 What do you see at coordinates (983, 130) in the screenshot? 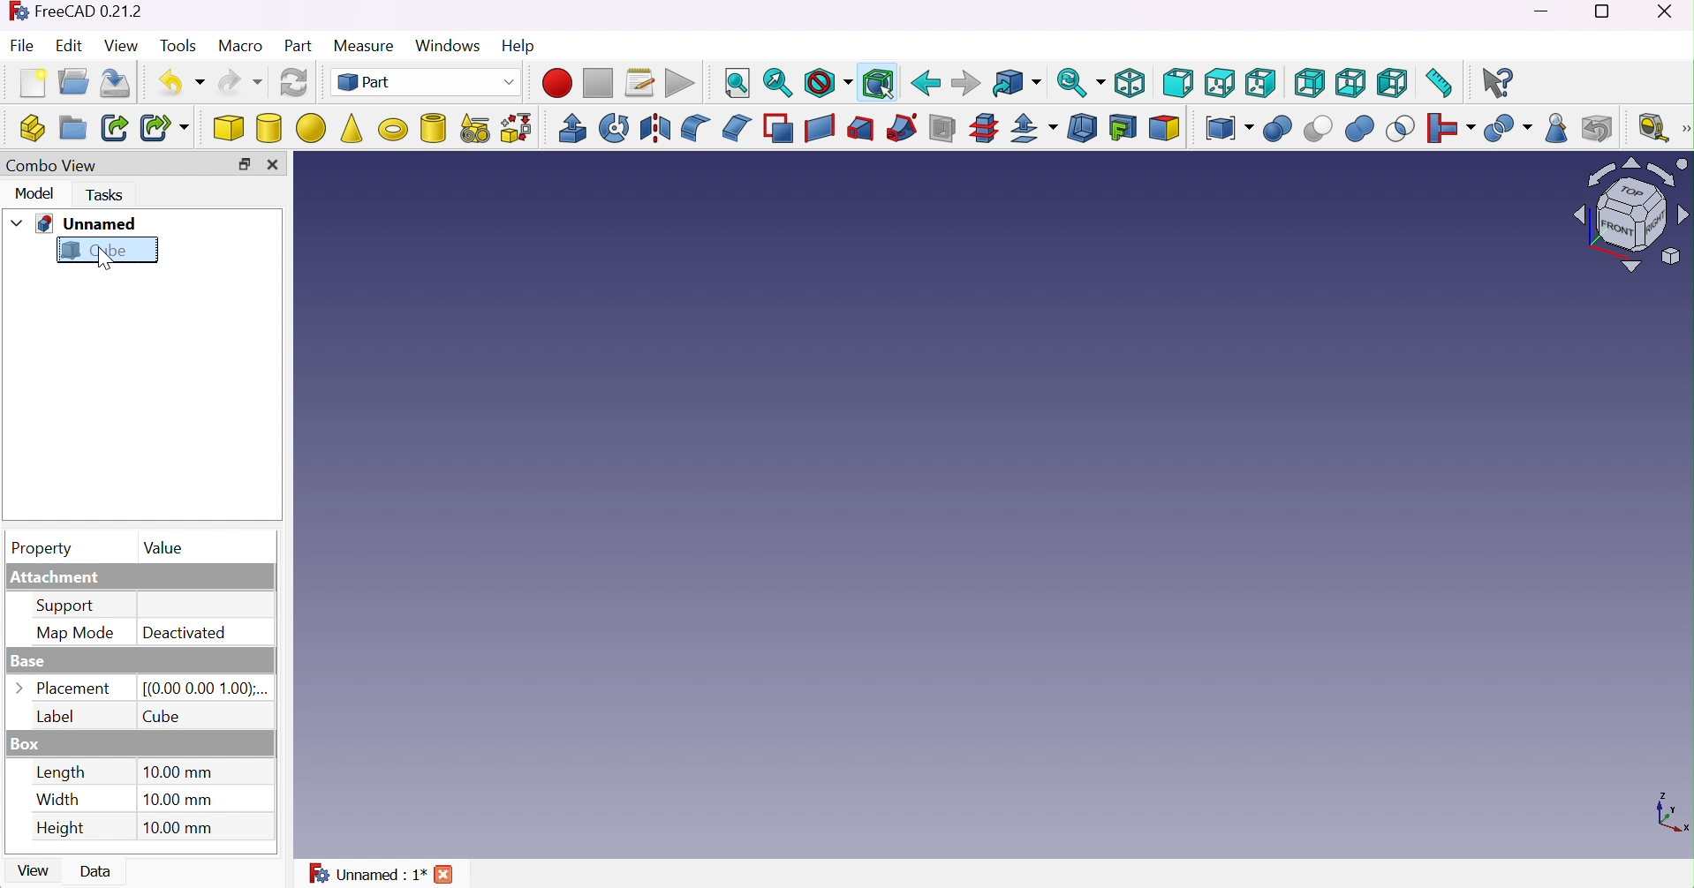
I see `Sub-sections` at bounding box center [983, 130].